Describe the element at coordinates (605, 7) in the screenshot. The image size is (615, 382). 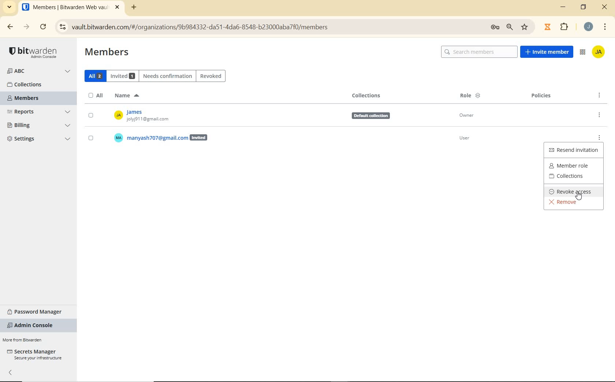
I see `CLOSE` at that location.